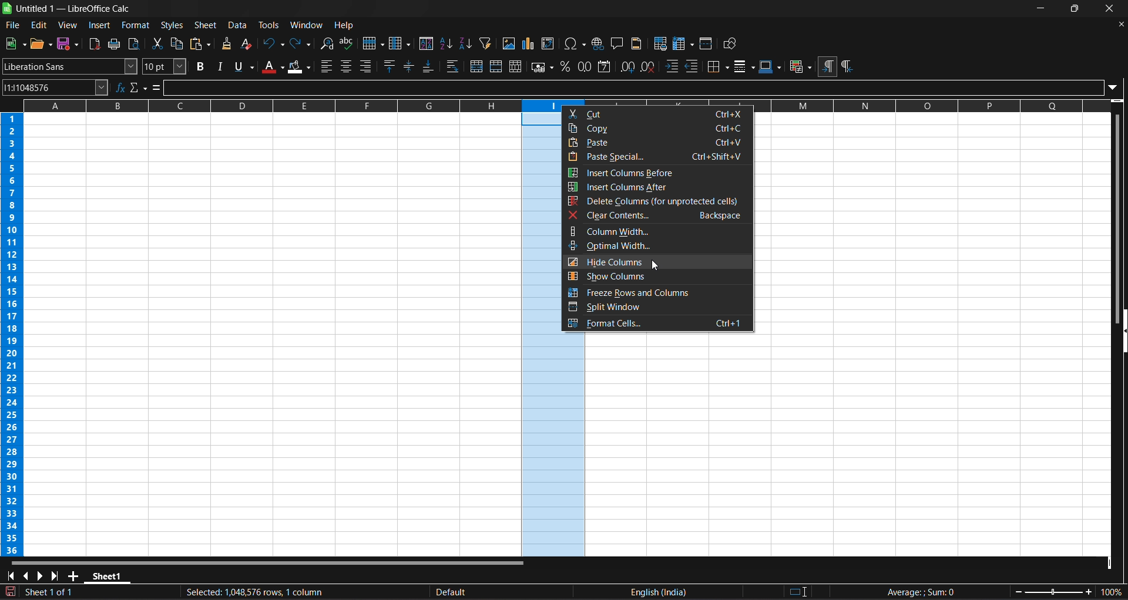 This screenshot has height=600, width=1128. Describe the element at coordinates (38, 24) in the screenshot. I see `edit` at that location.